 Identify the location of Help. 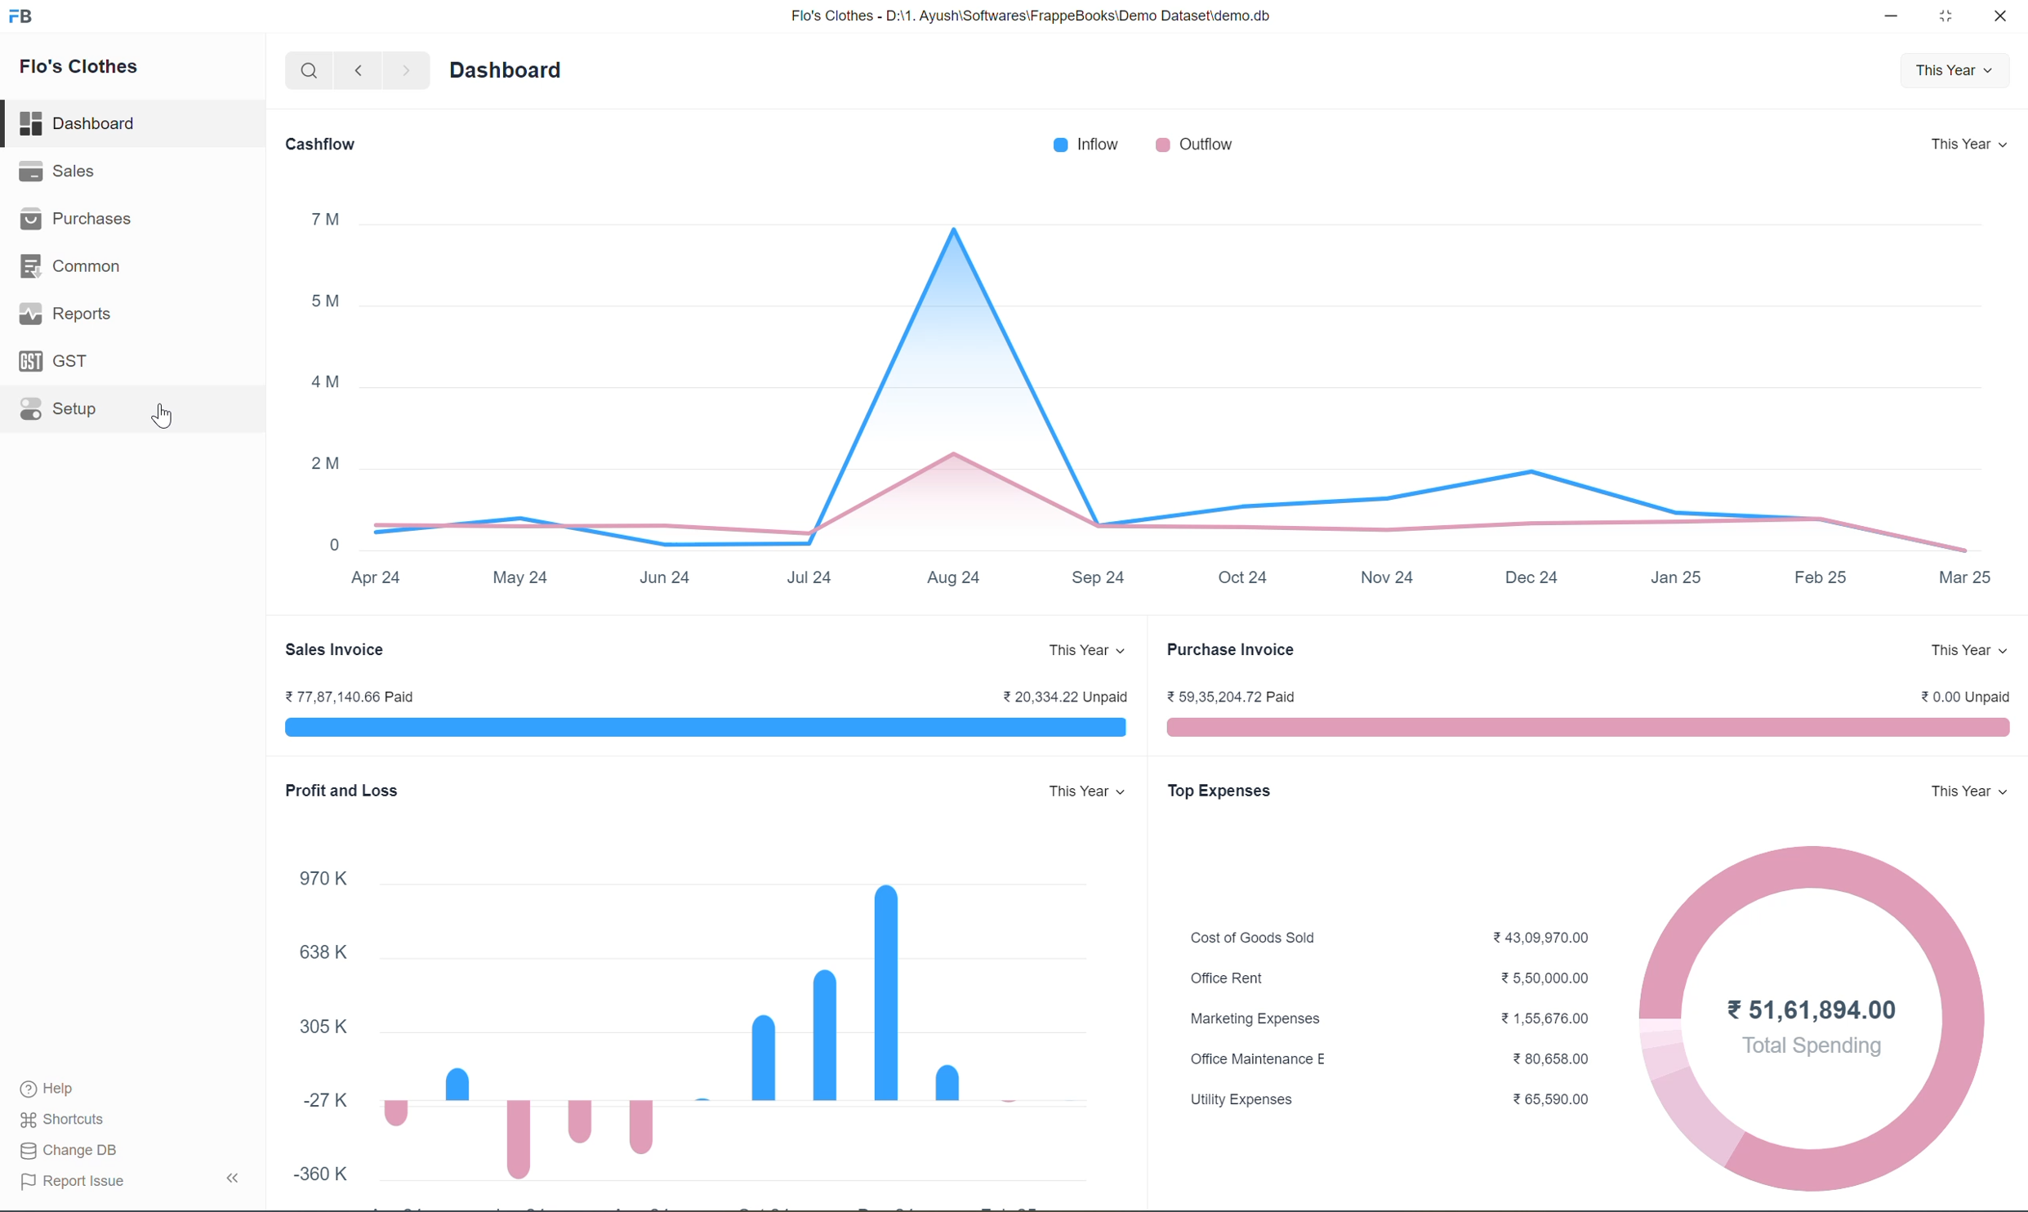
(55, 1089).